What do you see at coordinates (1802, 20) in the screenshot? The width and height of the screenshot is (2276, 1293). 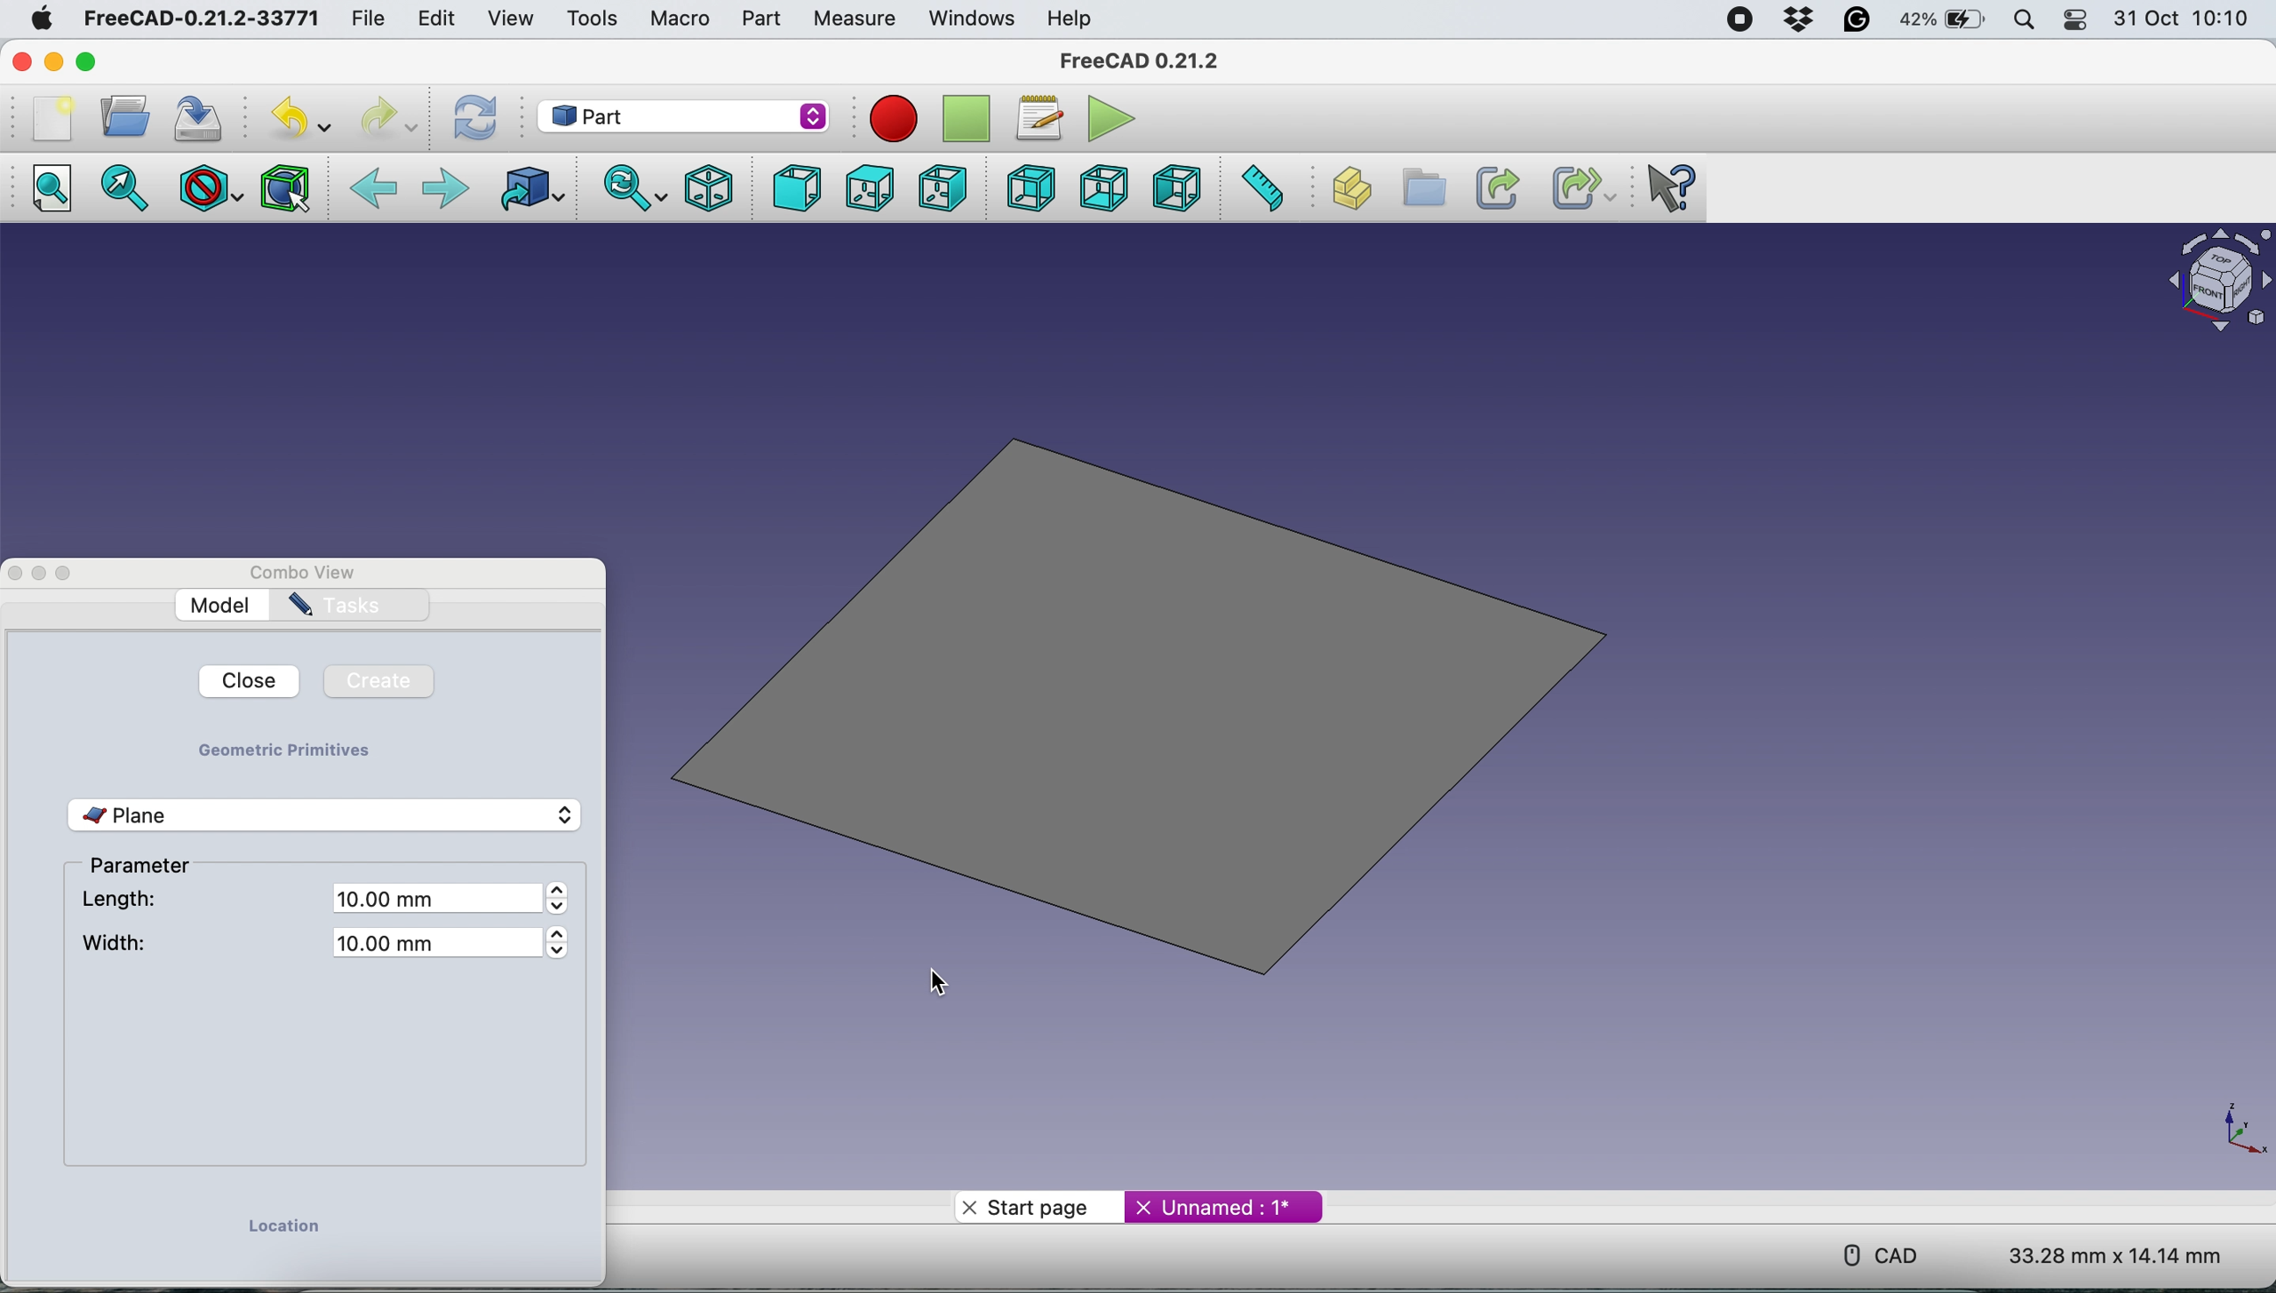 I see `Dropbox` at bounding box center [1802, 20].